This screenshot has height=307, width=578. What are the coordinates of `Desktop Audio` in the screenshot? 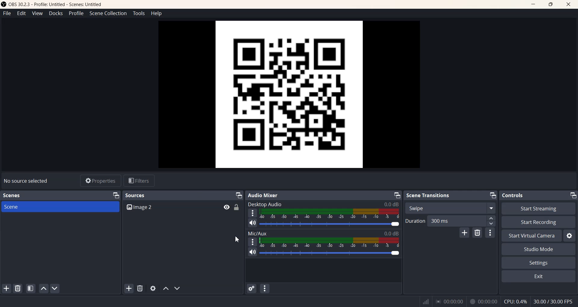 It's located at (324, 204).